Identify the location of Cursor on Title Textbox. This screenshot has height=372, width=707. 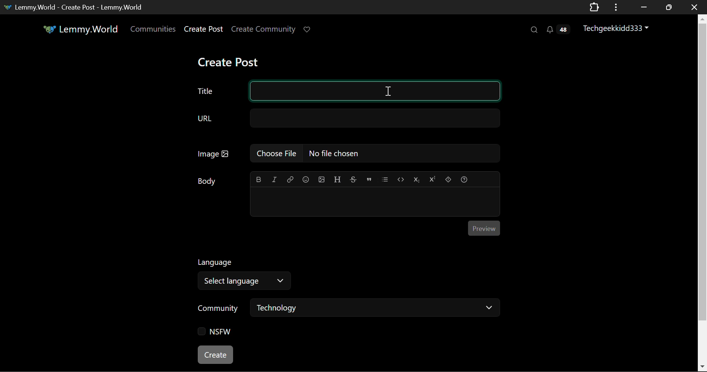
(388, 90).